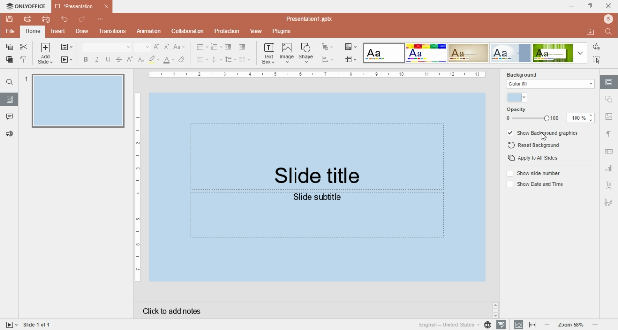 The image size is (618, 330). What do you see at coordinates (306, 54) in the screenshot?
I see `shape` at bounding box center [306, 54].